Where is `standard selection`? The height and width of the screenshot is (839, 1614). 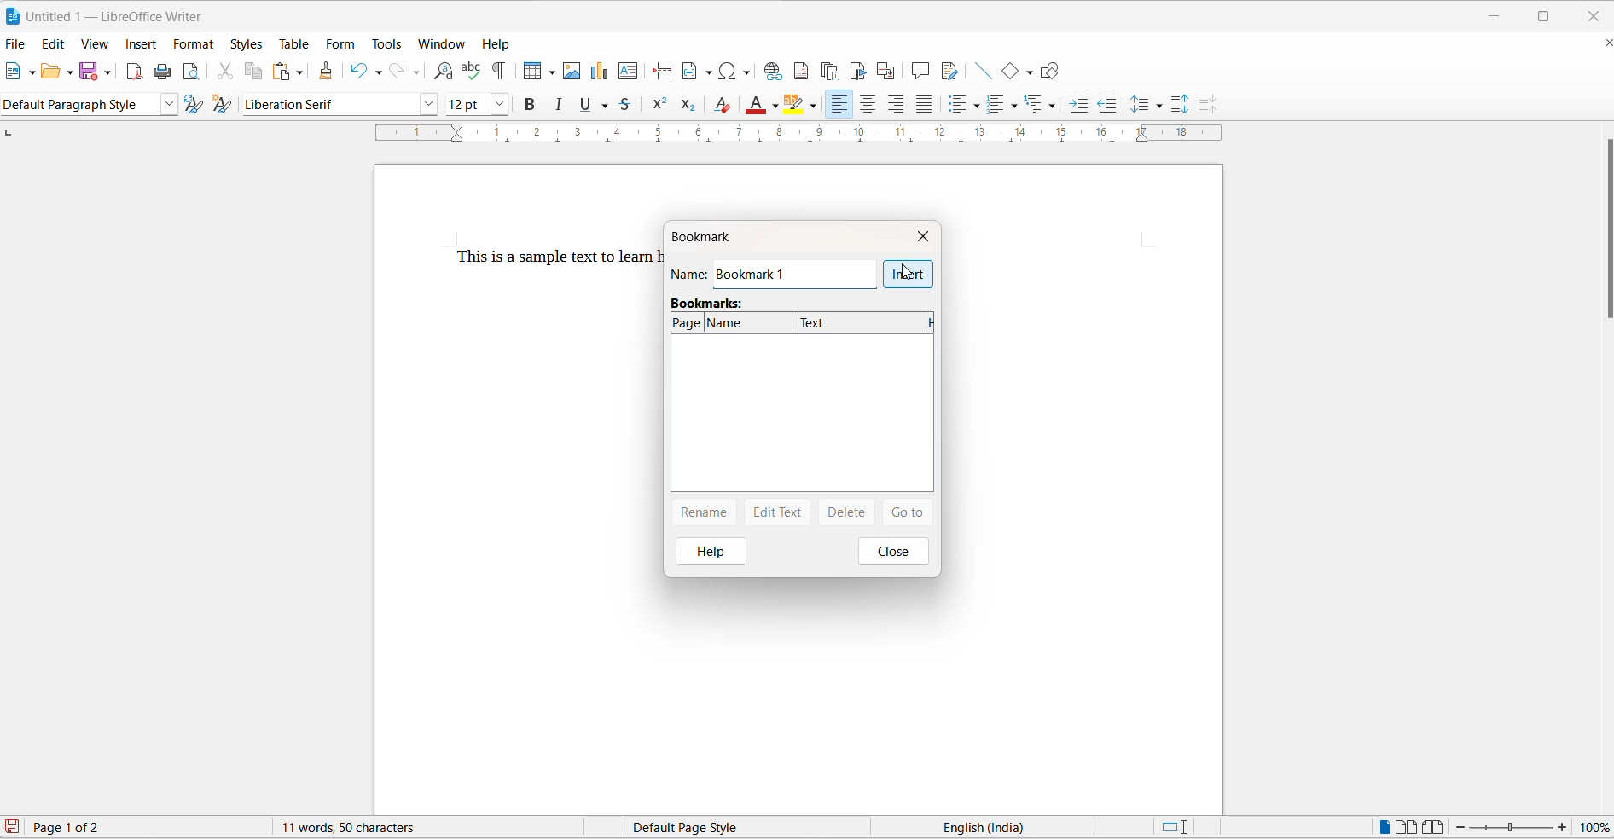 standard selection is located at coordinates (1174, 828).